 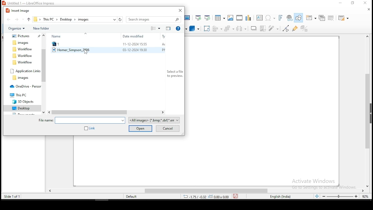 I want to click on scroll bar, so click(x=207, y=191).